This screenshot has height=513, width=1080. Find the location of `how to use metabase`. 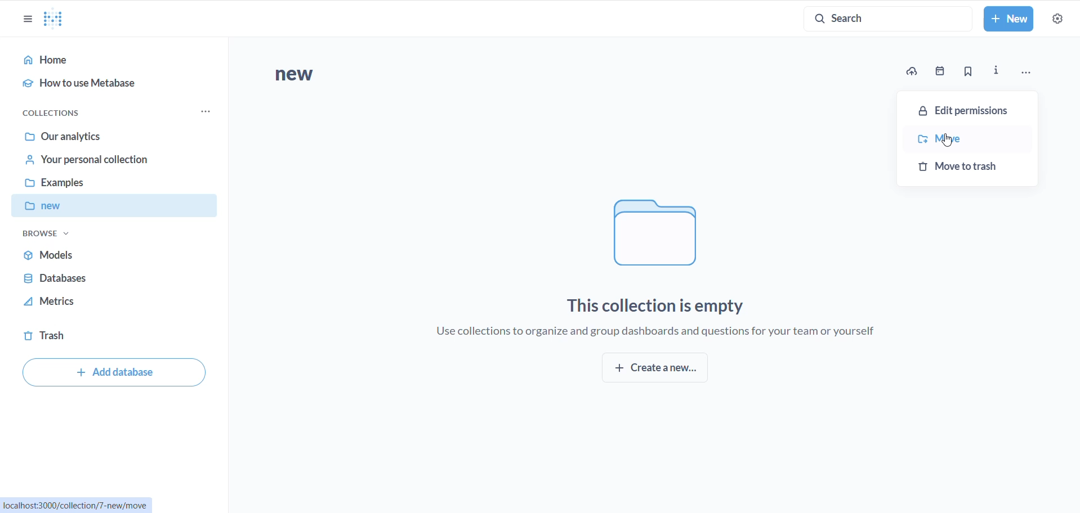

how to use metabase is located at coordinates (107, 86).